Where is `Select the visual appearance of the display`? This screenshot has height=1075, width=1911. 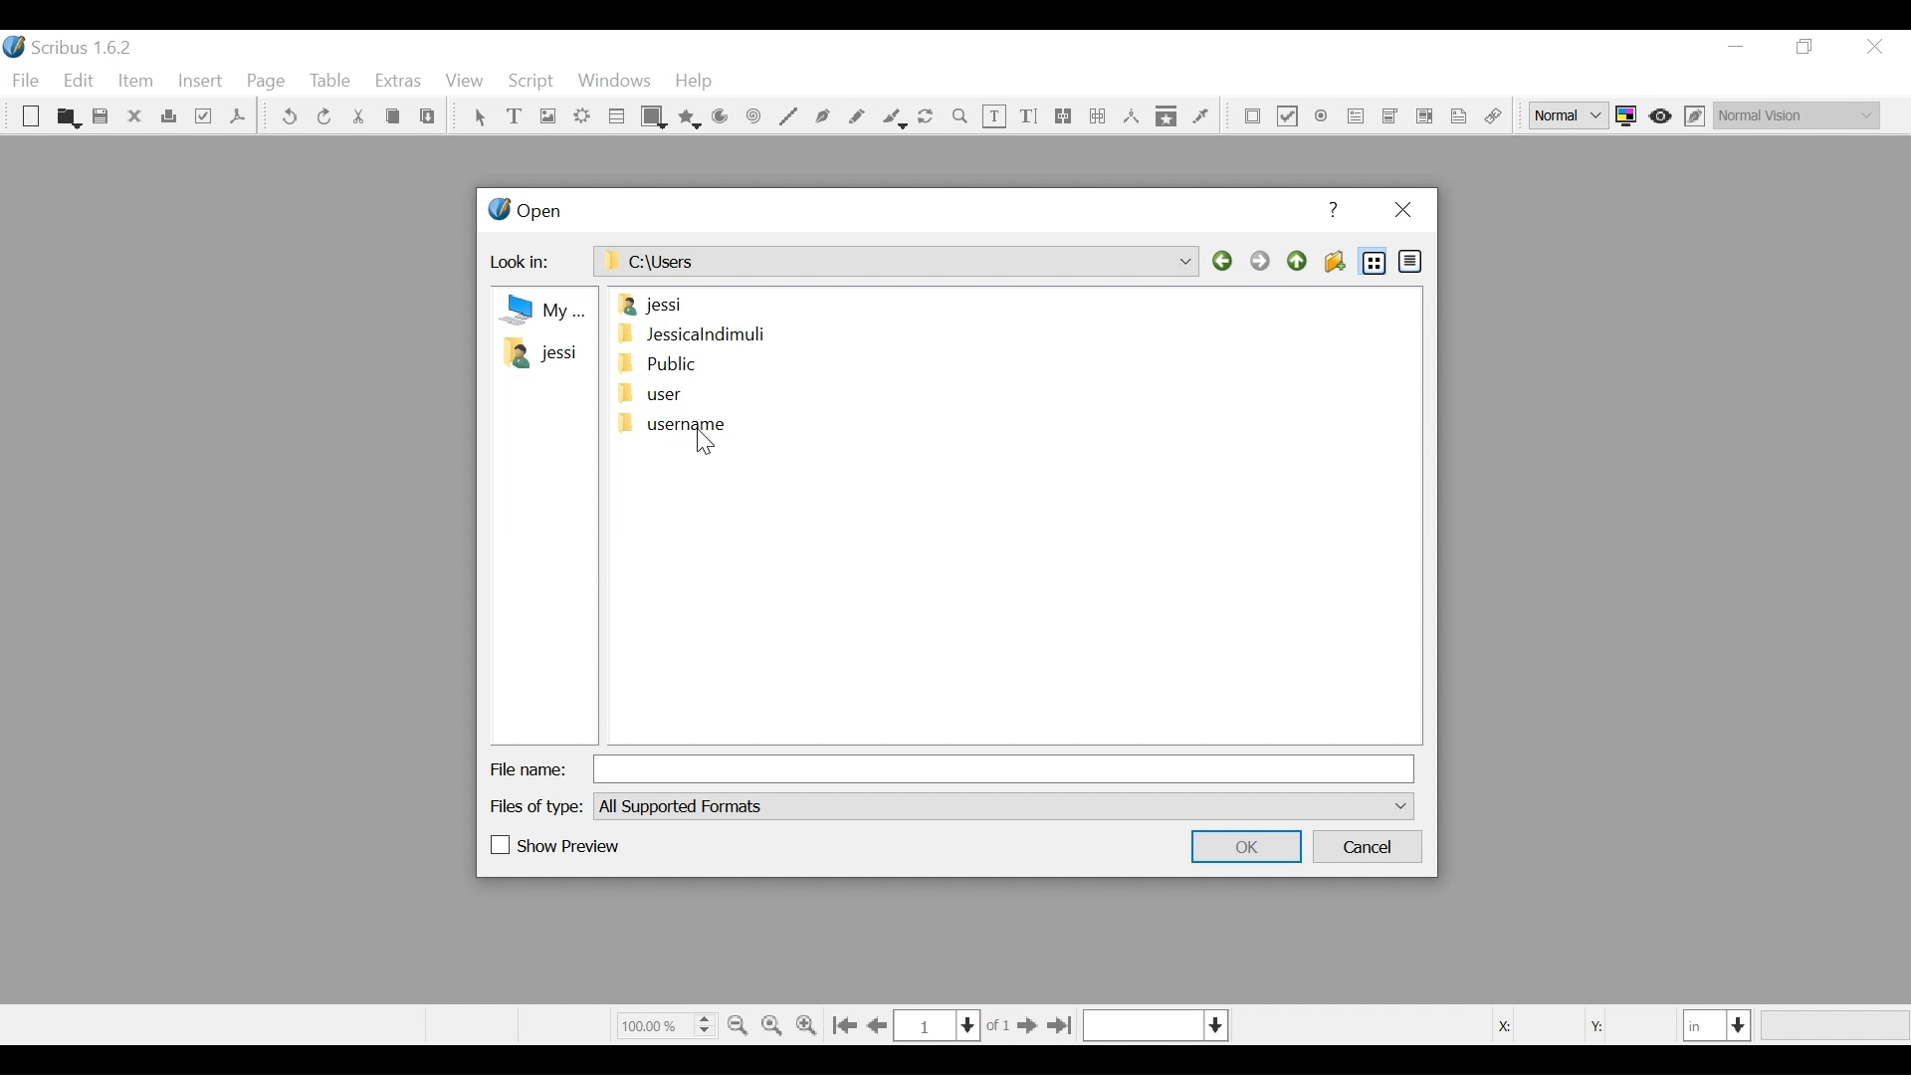
Select the visual appearance of the display is located at coordinates (1796, 112).